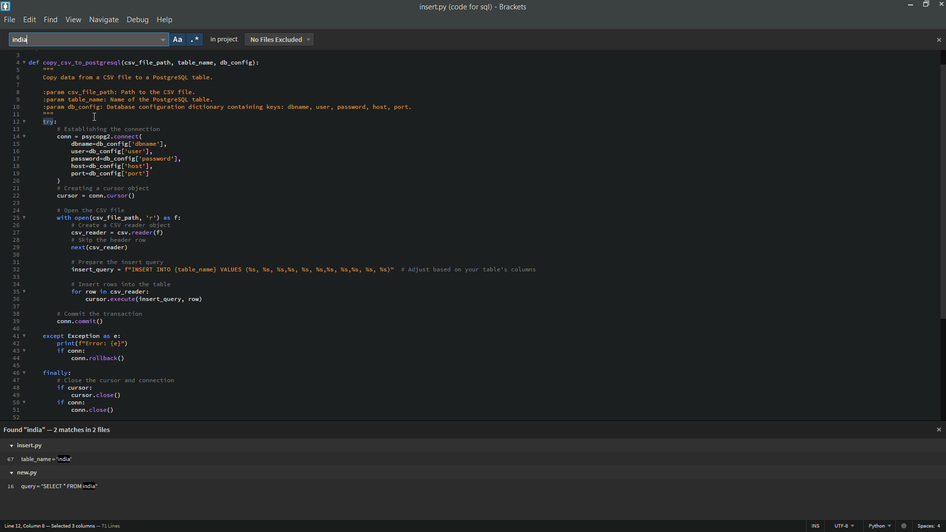 Image resolution: width=946 pixels, height=532 pixels. Describe the element at coordinates (924, 4) in the screenshot. I see `maximize` at that location.